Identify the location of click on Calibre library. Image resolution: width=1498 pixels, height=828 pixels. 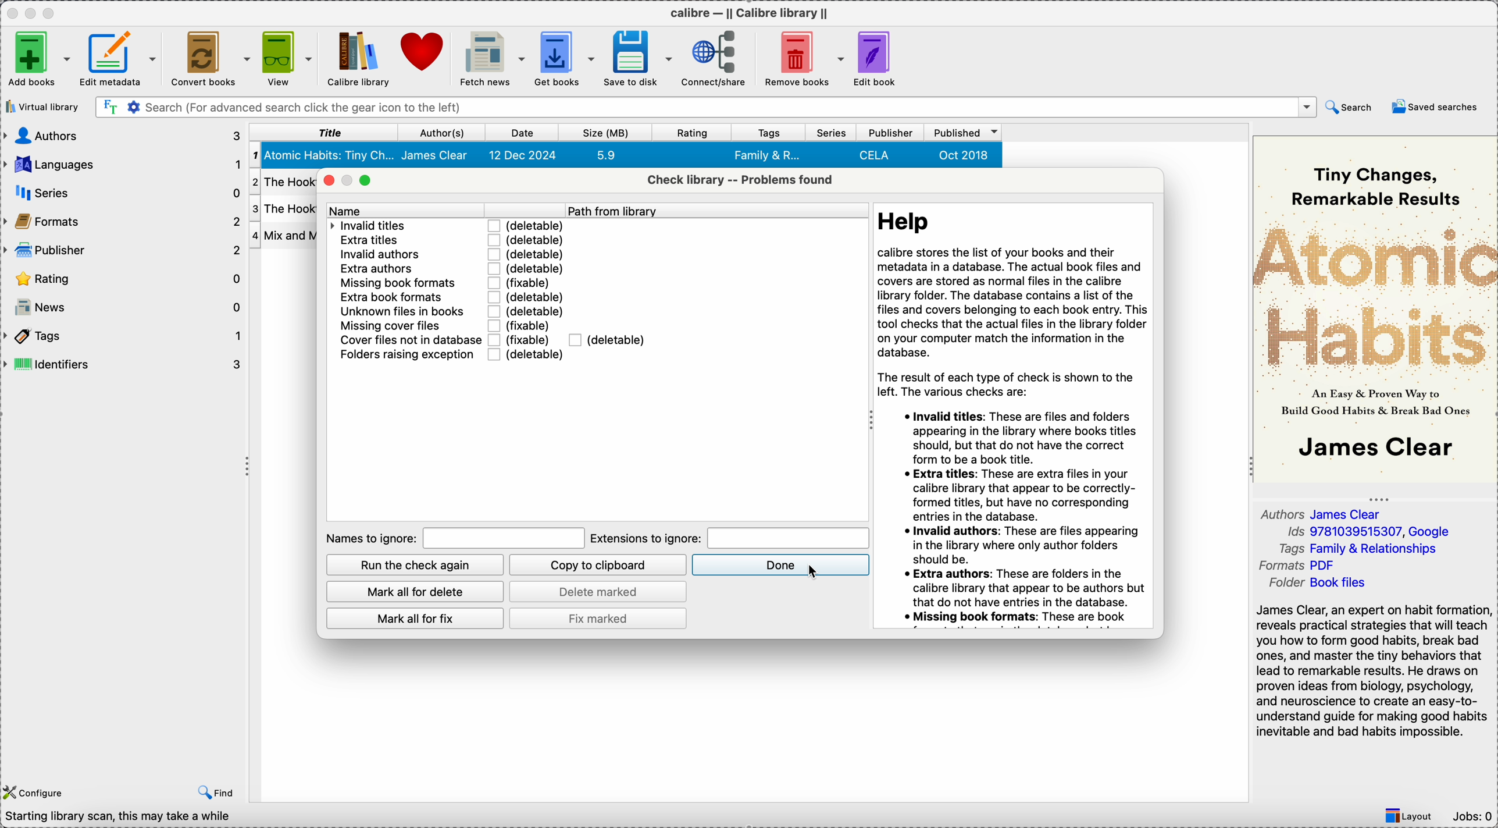
(356, 59).